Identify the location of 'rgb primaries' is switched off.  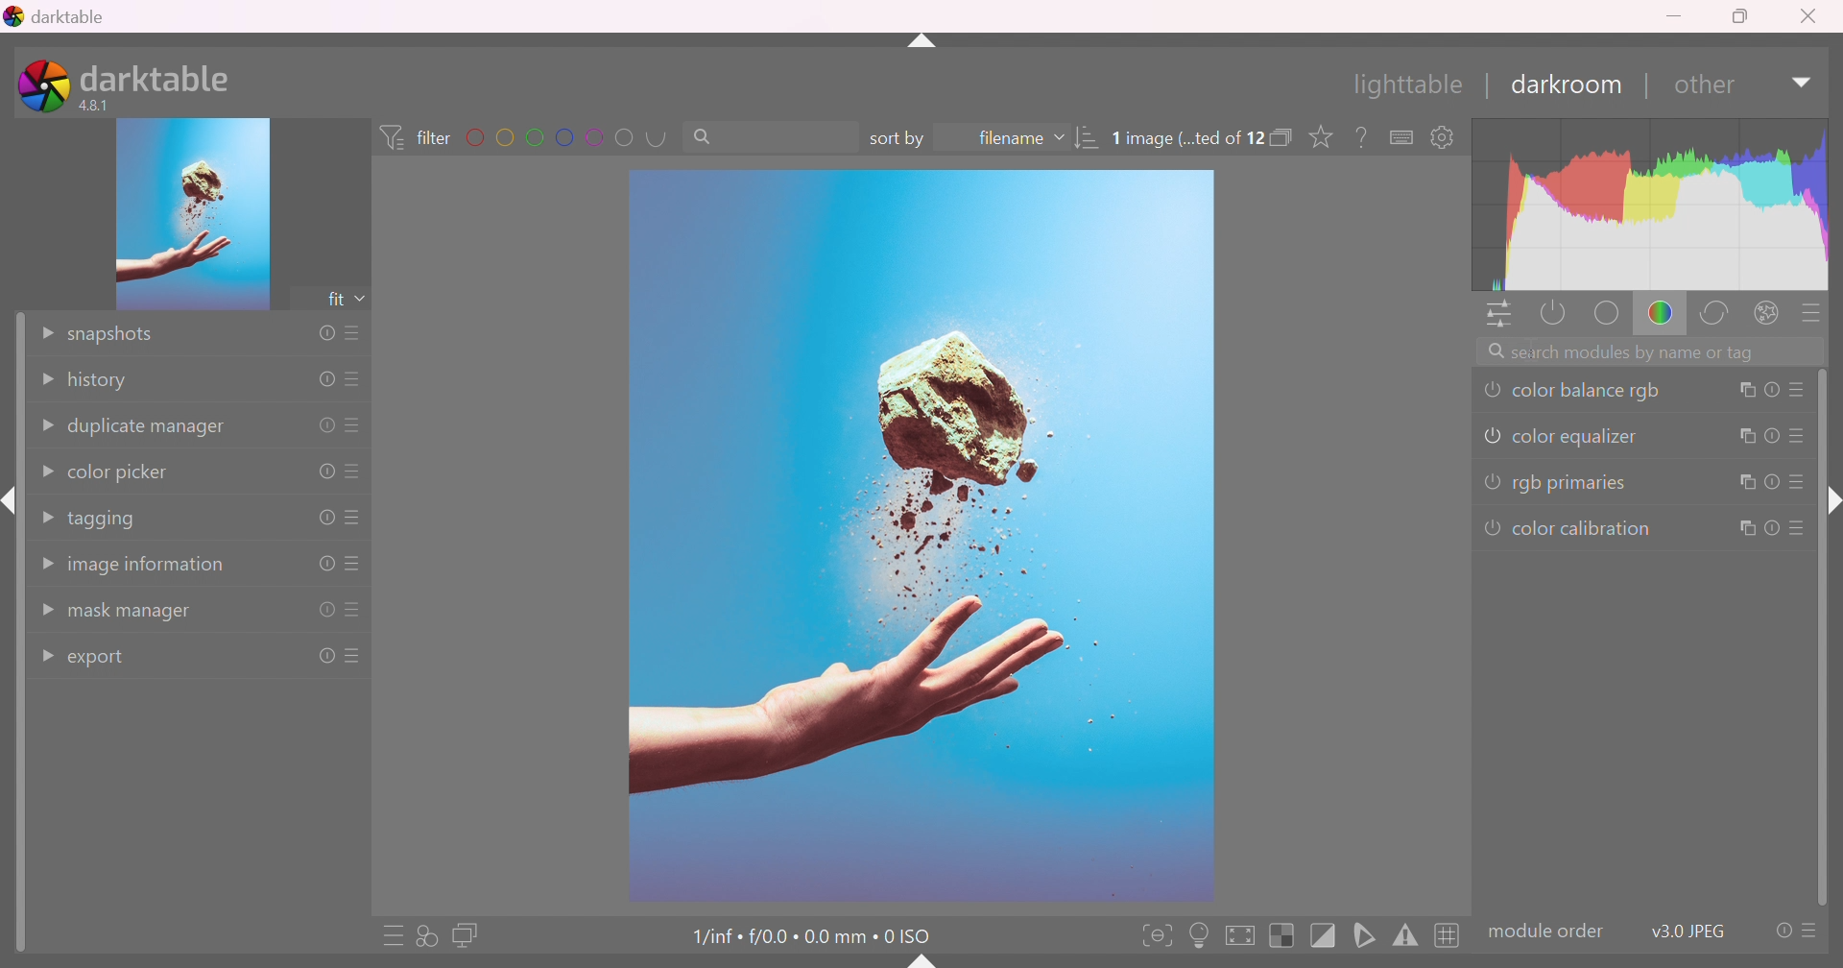
(1491, 484).